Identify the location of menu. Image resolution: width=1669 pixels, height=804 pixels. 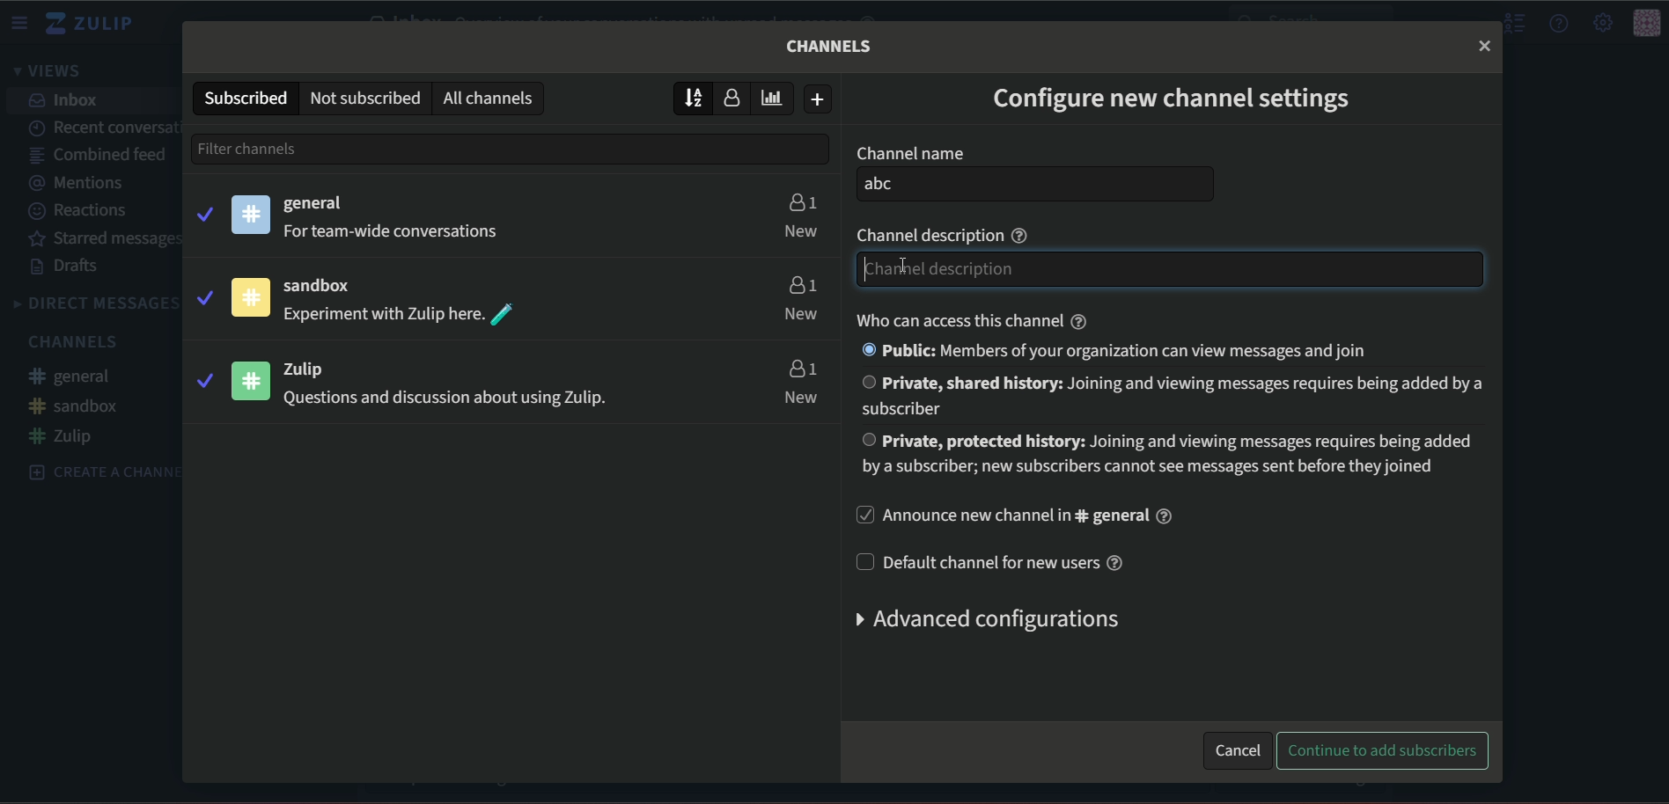
(22, 23).